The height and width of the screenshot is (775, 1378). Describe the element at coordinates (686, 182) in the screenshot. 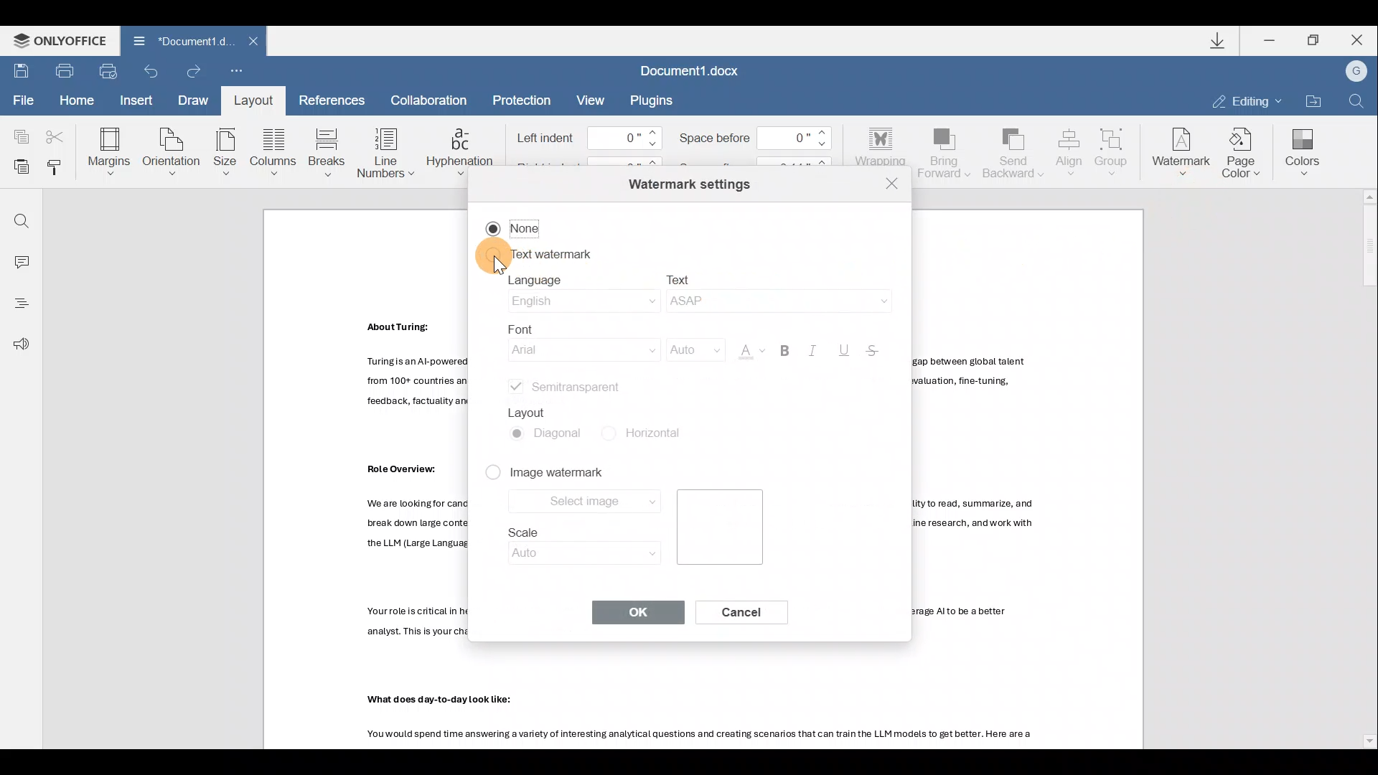

I see `Watermark settings` at that location.